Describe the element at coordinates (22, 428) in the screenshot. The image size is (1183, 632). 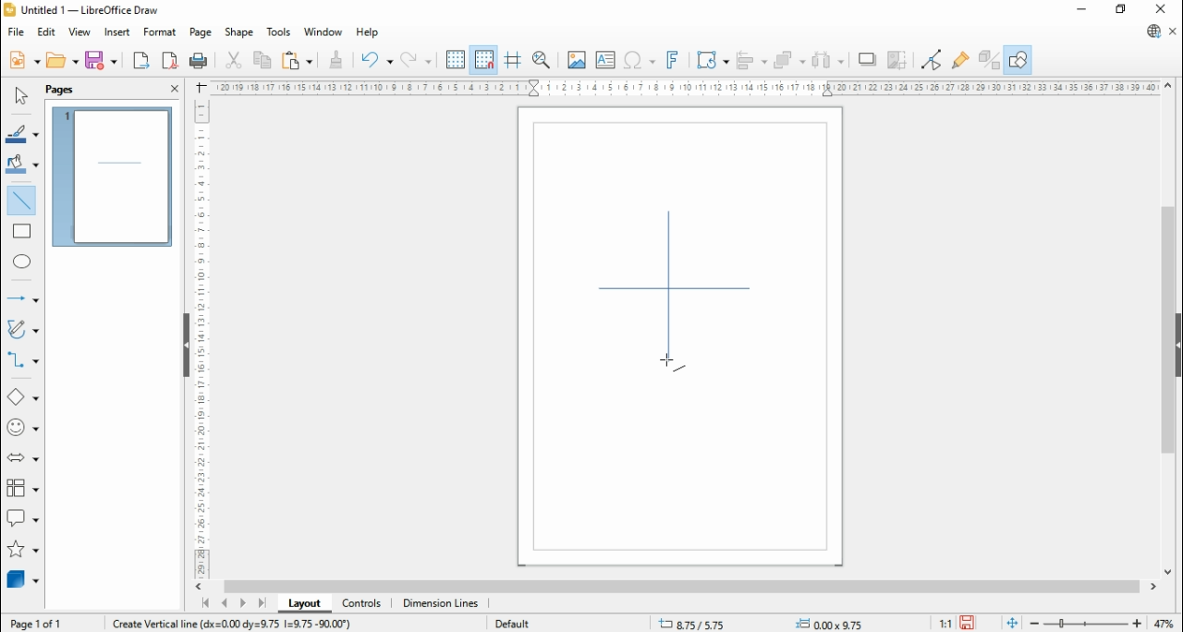
I see `symbol shapes` at that location.